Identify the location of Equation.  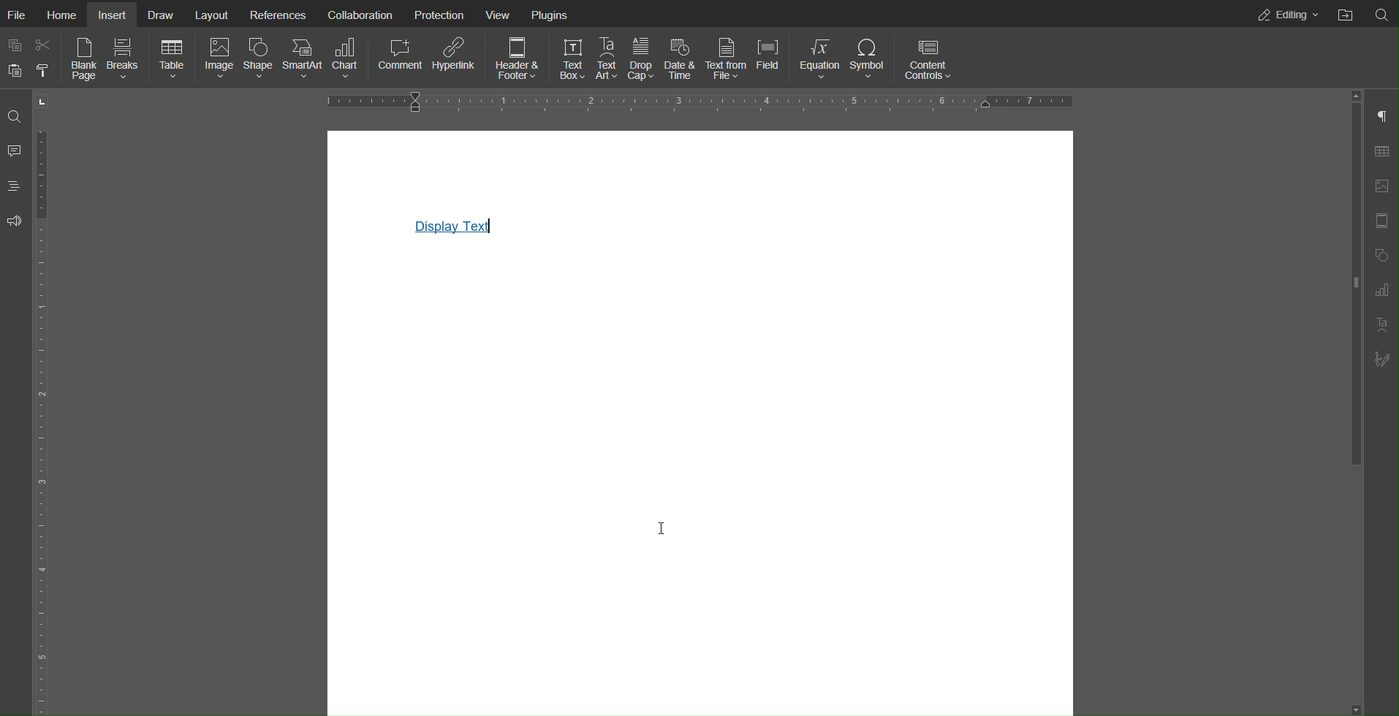
(819, 59).